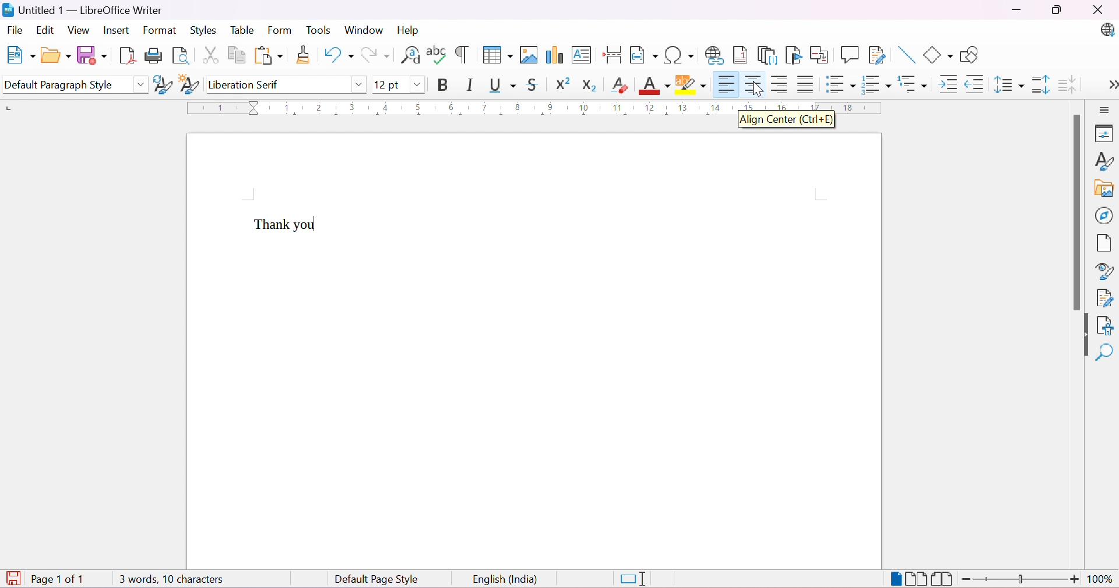 The image size is (1119, 588). Describe the element at coordinates (553, 55) in the screenshot. I see `Insert Chart` at that location.